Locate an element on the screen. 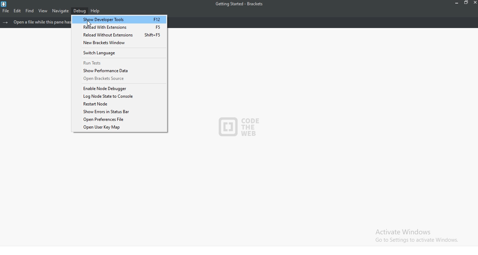 The width and height of the screenshot is (478, 255). Restart node is located at coordinates (119, 104).